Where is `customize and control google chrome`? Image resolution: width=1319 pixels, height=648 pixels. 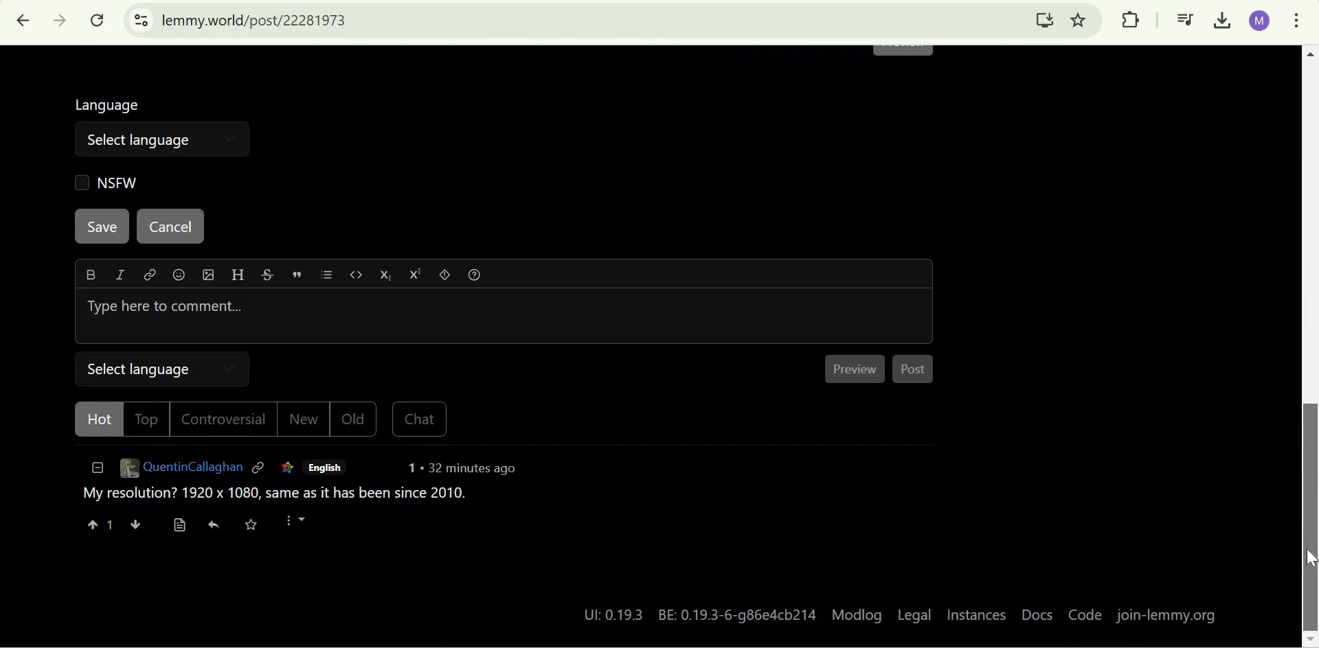 customize and control google chrome is located at coordinates (1296, 23).